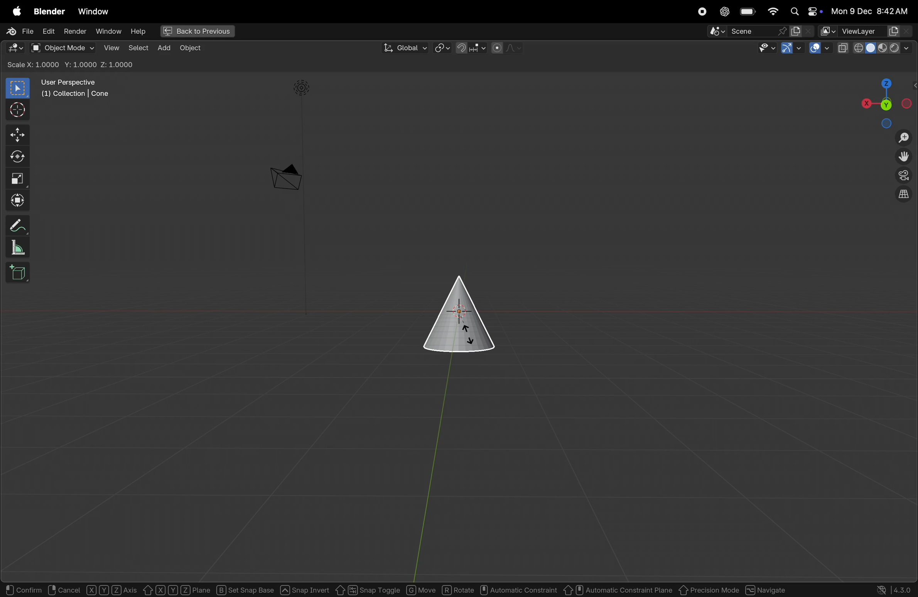 The image size is (918, 597). What do you see at coordinates (15, 9) in the screenshot?
I see `apple menu` at bounding box center [15, 9].